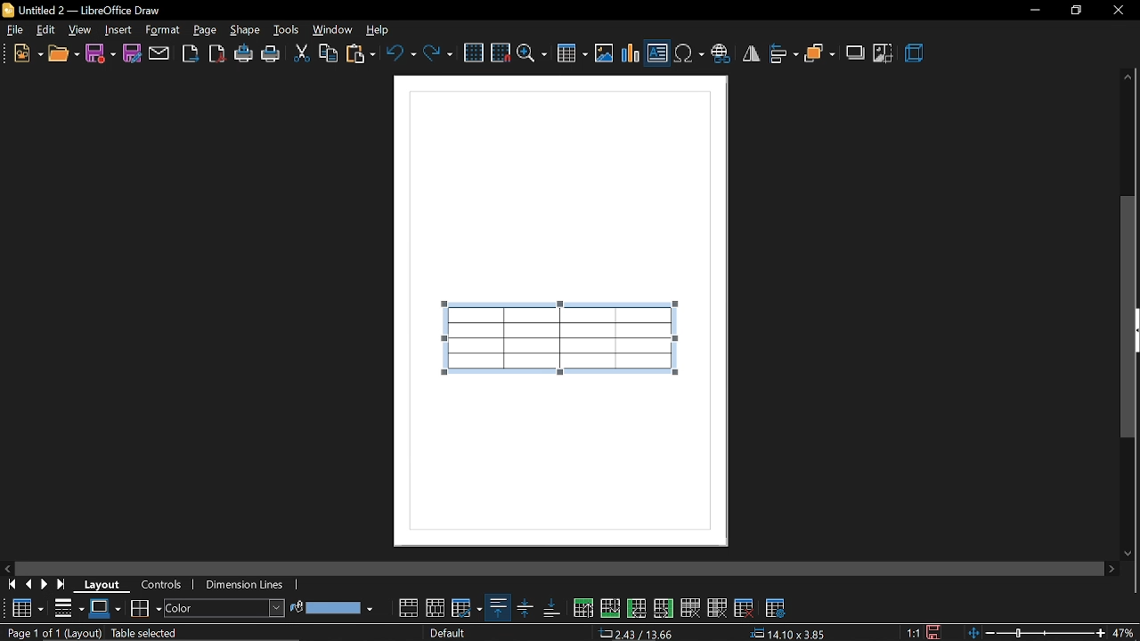 The image size is (1140, 641). I want to click on border color, so click(105, 608).